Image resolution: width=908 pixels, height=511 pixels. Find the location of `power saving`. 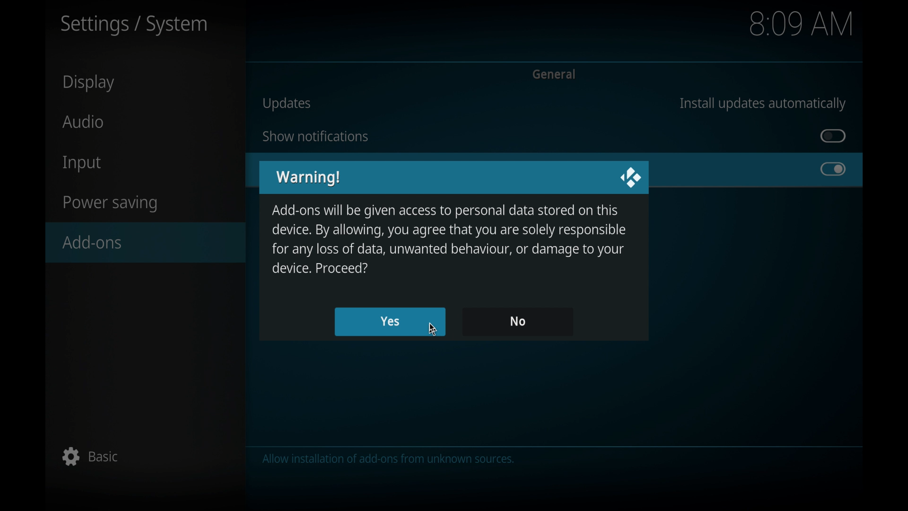

power saving is located at coordinates (111, 204).